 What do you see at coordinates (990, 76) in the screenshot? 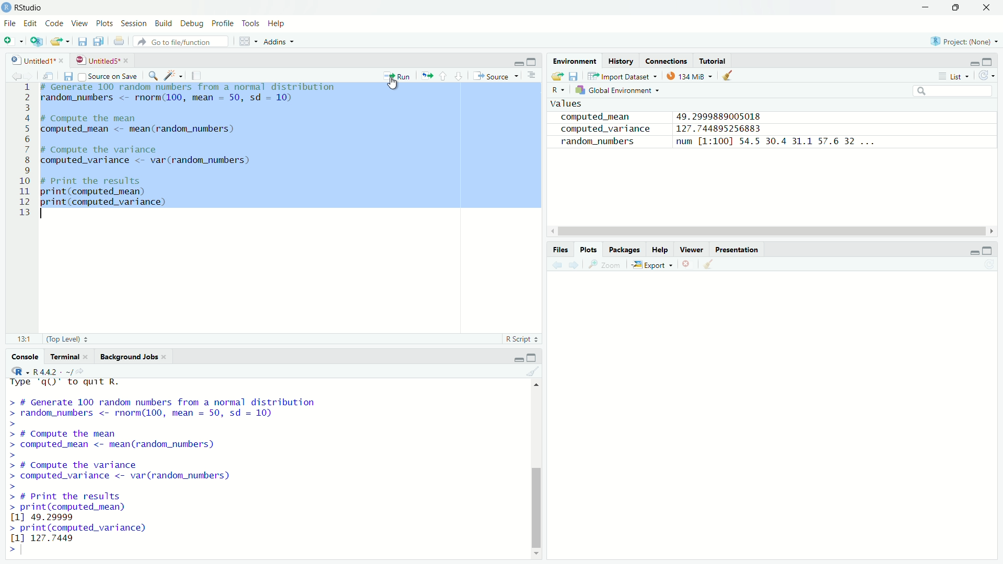
I see `refresh the list of objects in the environment` at bounding box center [990, 76].